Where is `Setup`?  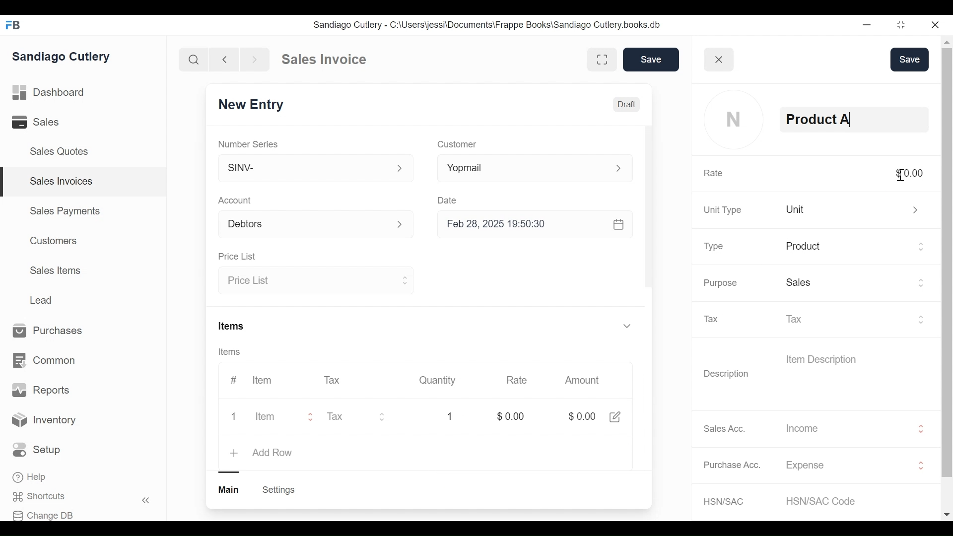 Setup is located at coordinates (37, 450).